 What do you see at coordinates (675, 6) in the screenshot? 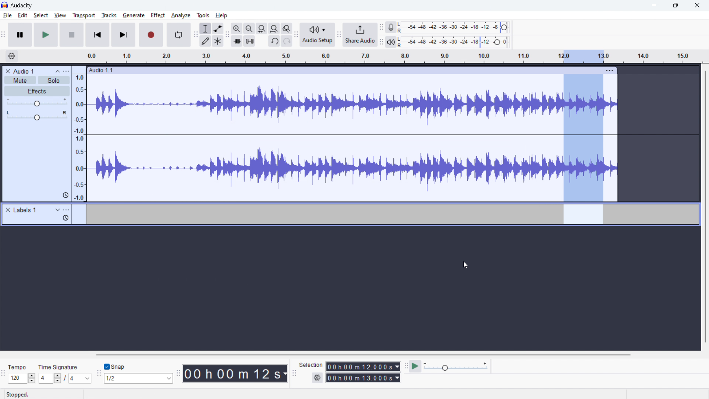
I see `maximize` at bounding box center [675, 6].